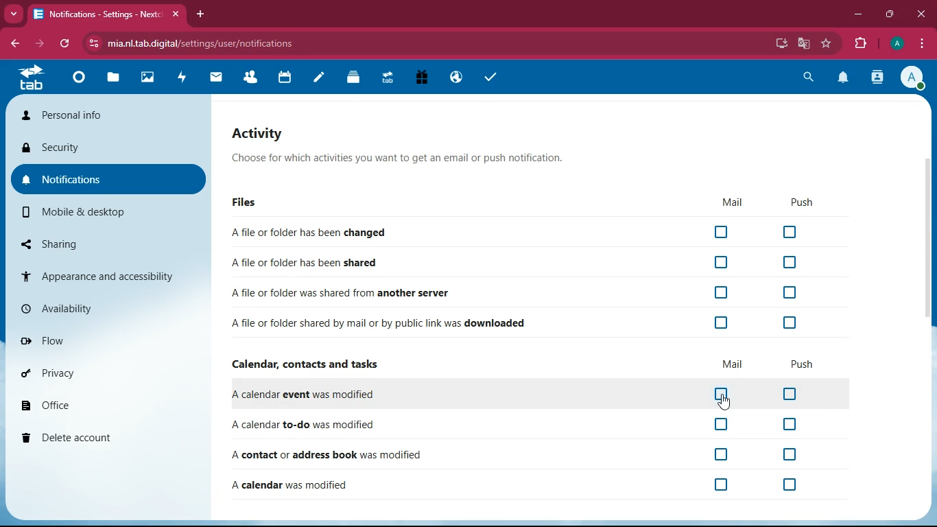  What do you see at coordinates (897, 44) in the screenshot?
I see `profile` at bounding box center [897, 44].